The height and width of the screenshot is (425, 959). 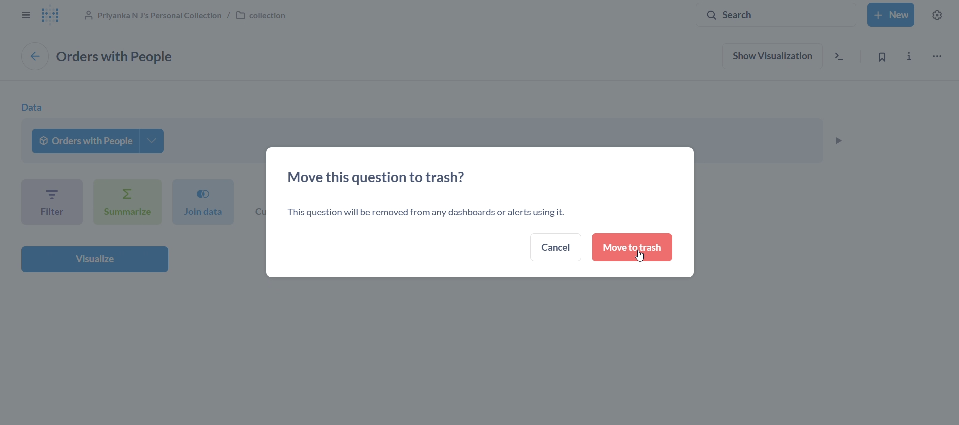 I want to click on logo, so click(x=54, y=17).